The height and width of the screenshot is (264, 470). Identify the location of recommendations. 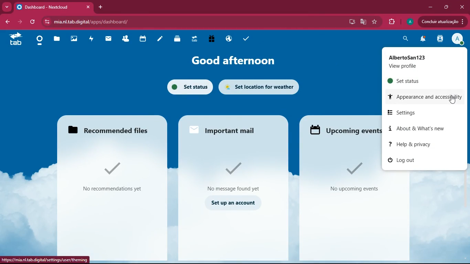
(111, 177).